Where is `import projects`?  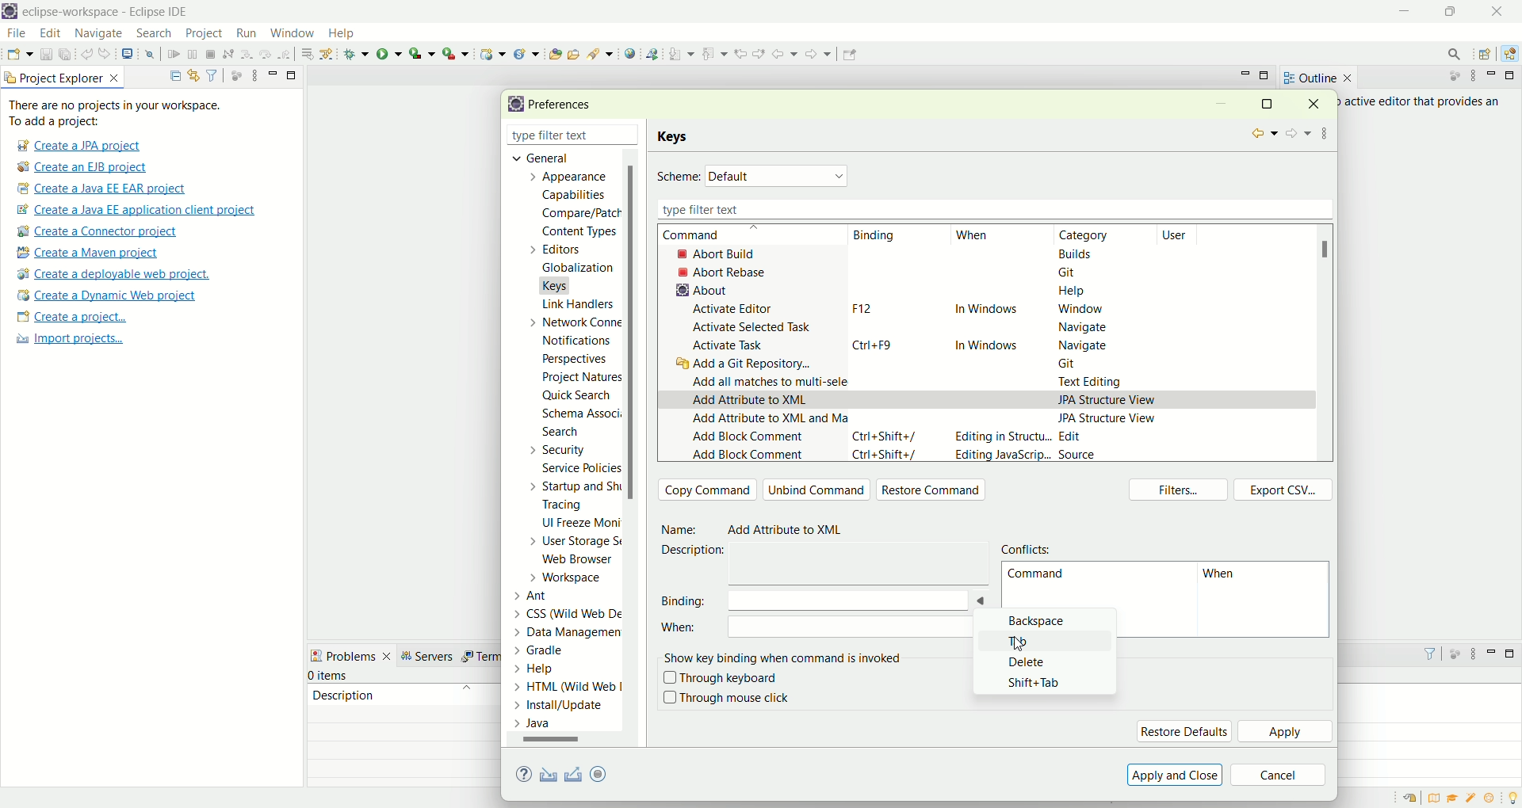
import projects is located at coordinates (67, 339).